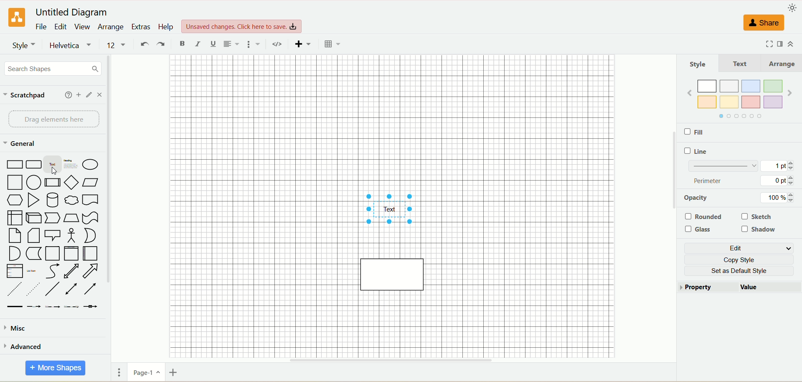  What do you see at coordinates (34, 254) in the screenshot?
I see `storage` at bounding box center [34, 254].